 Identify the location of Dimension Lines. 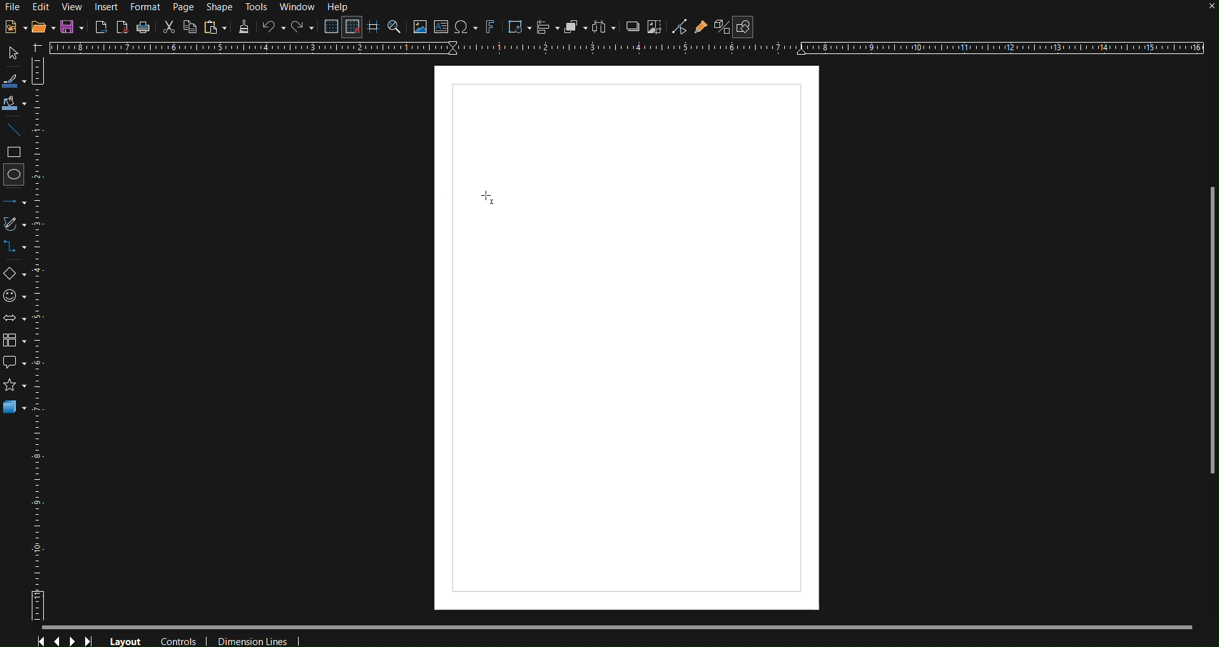
(255, 639).